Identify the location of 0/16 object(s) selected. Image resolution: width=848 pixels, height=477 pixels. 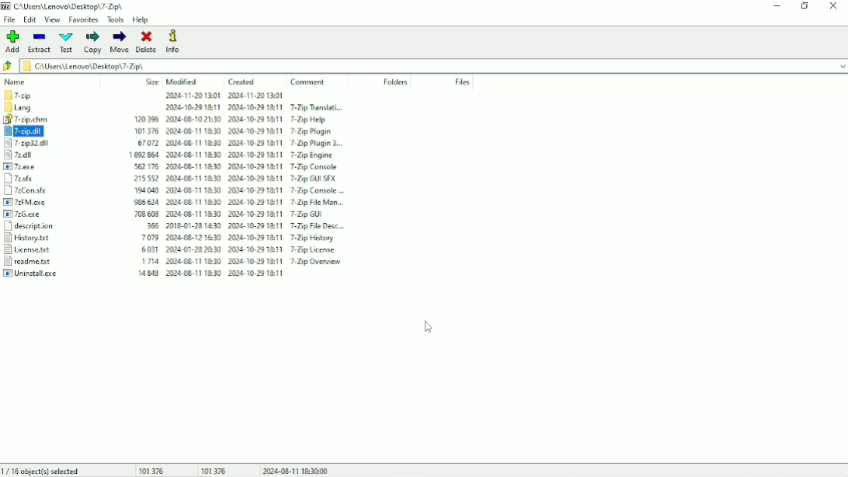
(42, 471).